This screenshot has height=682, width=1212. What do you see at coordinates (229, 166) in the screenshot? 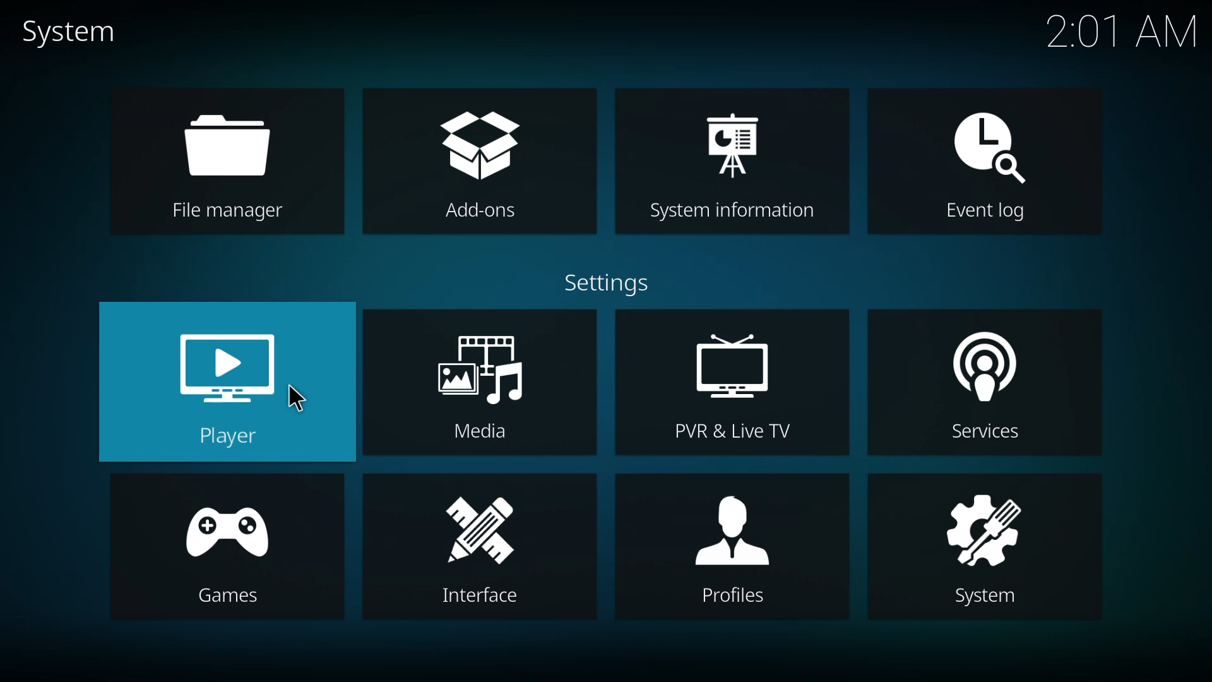
I see `file manager` at bounding box center [229, 166].